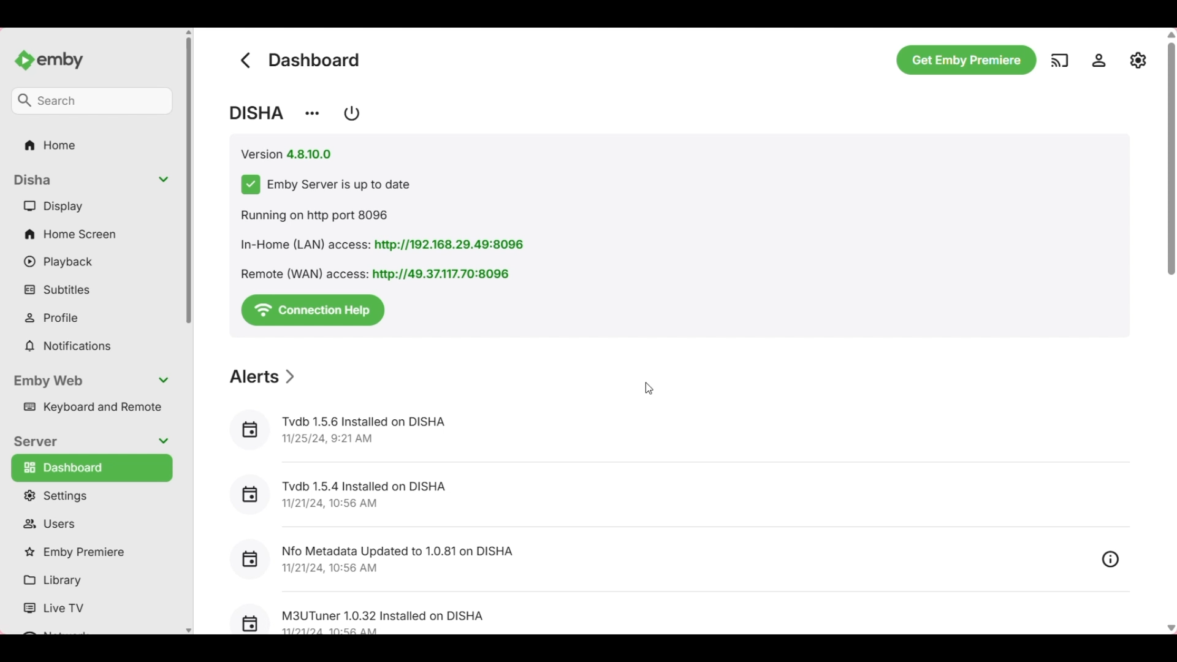  I want to click on Display, so click(91, 205).